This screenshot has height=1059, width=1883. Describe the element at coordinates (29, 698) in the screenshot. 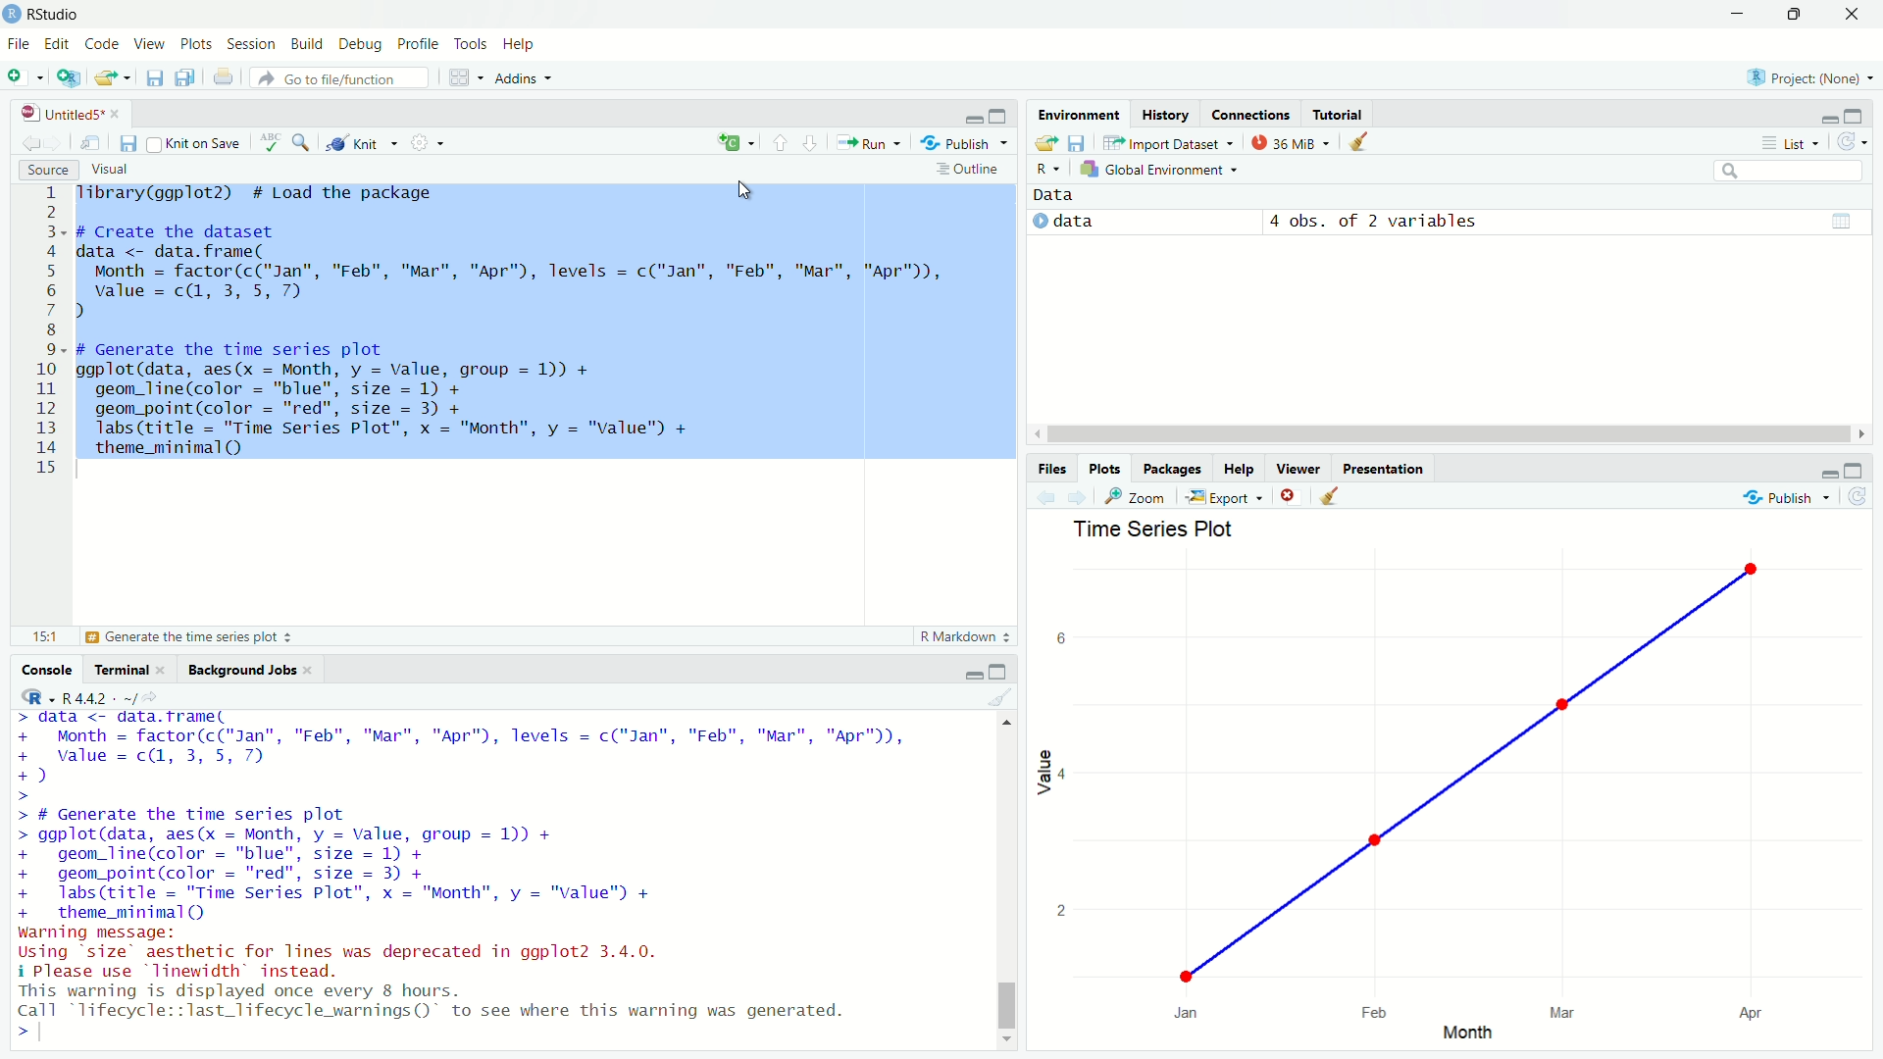

I see `select language` at that location.